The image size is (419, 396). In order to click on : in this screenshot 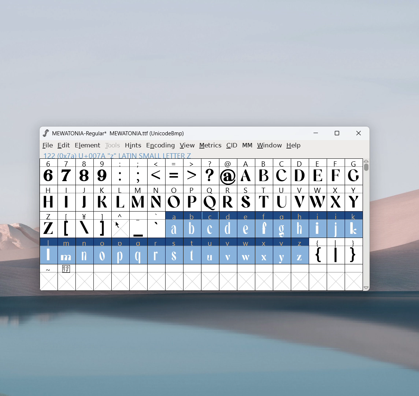, I will do `click(120, 172)`.